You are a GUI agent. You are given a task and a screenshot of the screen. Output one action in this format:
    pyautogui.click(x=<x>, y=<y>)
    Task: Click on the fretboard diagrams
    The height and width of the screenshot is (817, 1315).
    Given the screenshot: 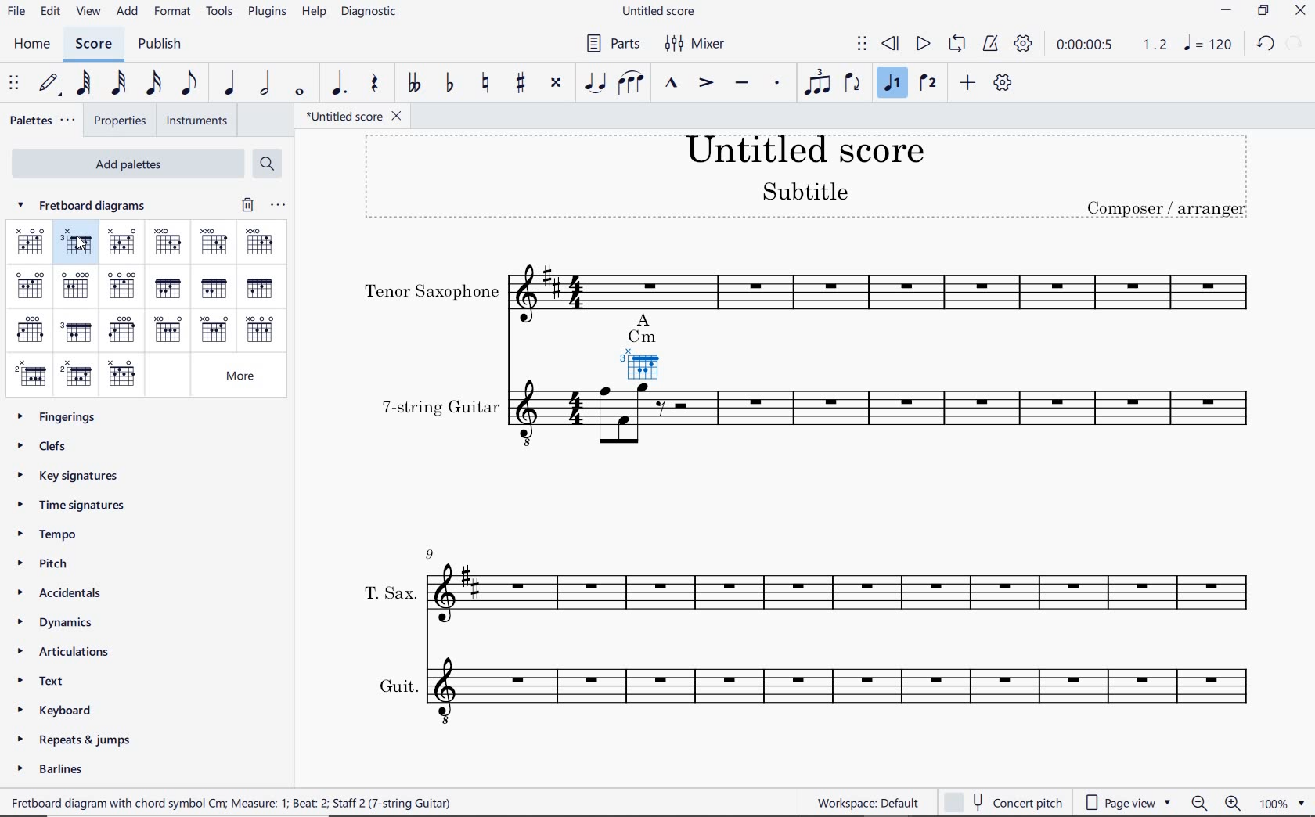 What is the action you would take?
    pyautogui.click(x=95, y=207)
    